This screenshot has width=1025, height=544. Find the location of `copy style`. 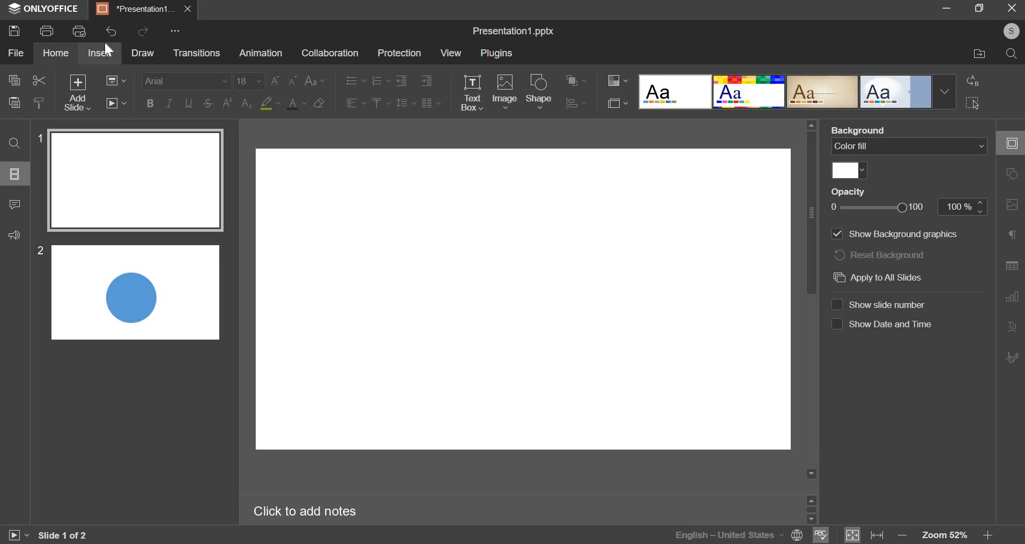

copy style is located at coordinates (39, 102).